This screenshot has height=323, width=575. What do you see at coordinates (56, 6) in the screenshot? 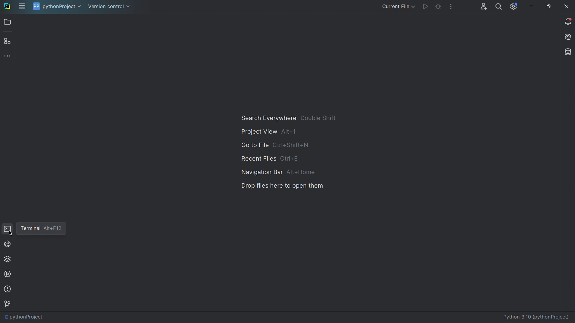
I see `pythonProject` at bounding box center [56, 6].